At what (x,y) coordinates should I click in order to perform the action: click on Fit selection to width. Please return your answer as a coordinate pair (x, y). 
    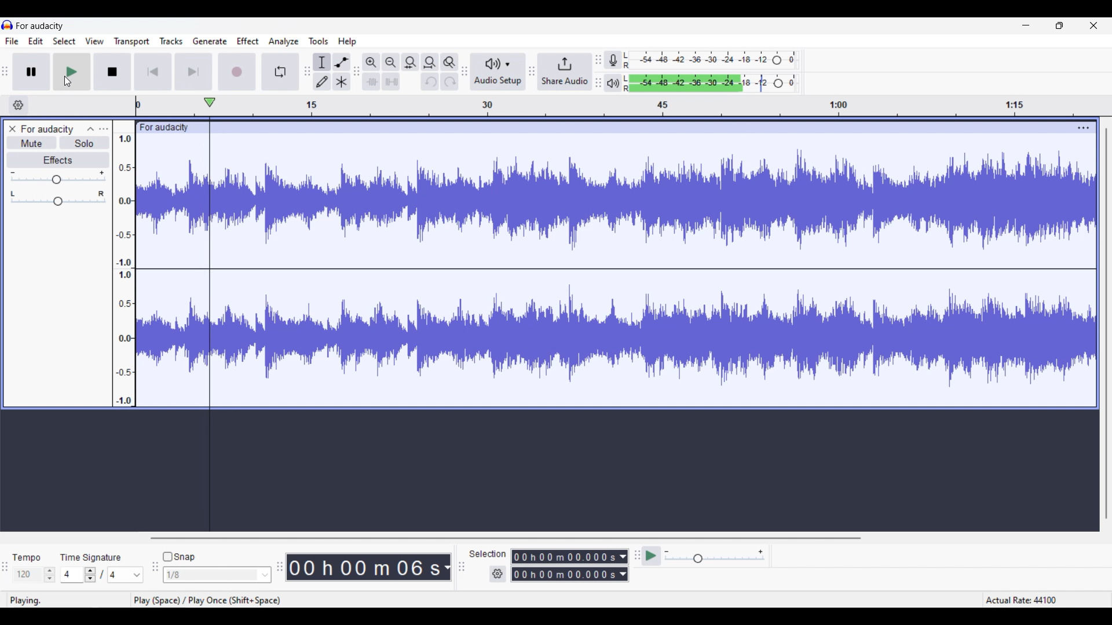
    Looking at the image, I should click on (410, 62).